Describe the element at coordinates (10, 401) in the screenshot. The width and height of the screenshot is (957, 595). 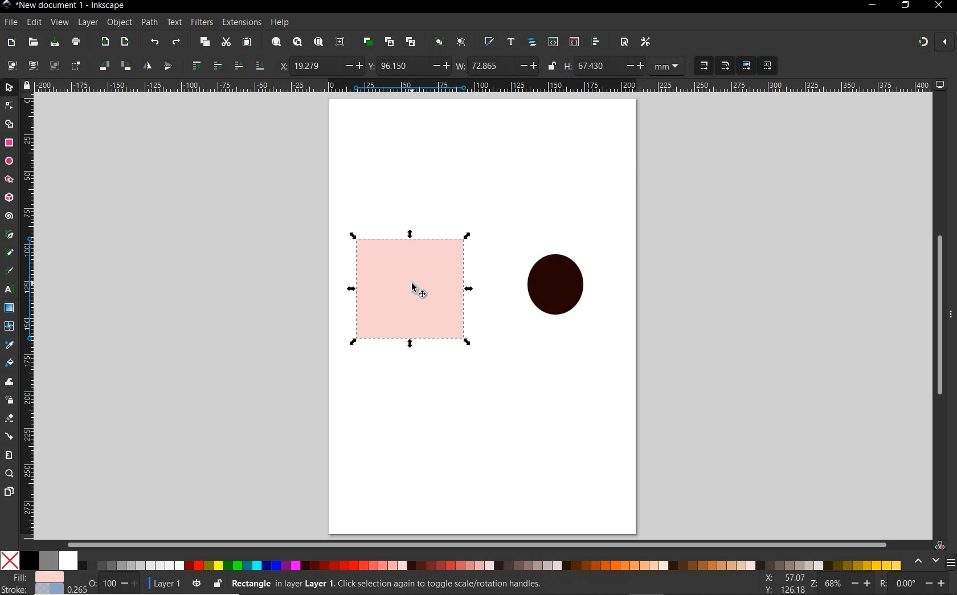
I see `spray tool` at that location.